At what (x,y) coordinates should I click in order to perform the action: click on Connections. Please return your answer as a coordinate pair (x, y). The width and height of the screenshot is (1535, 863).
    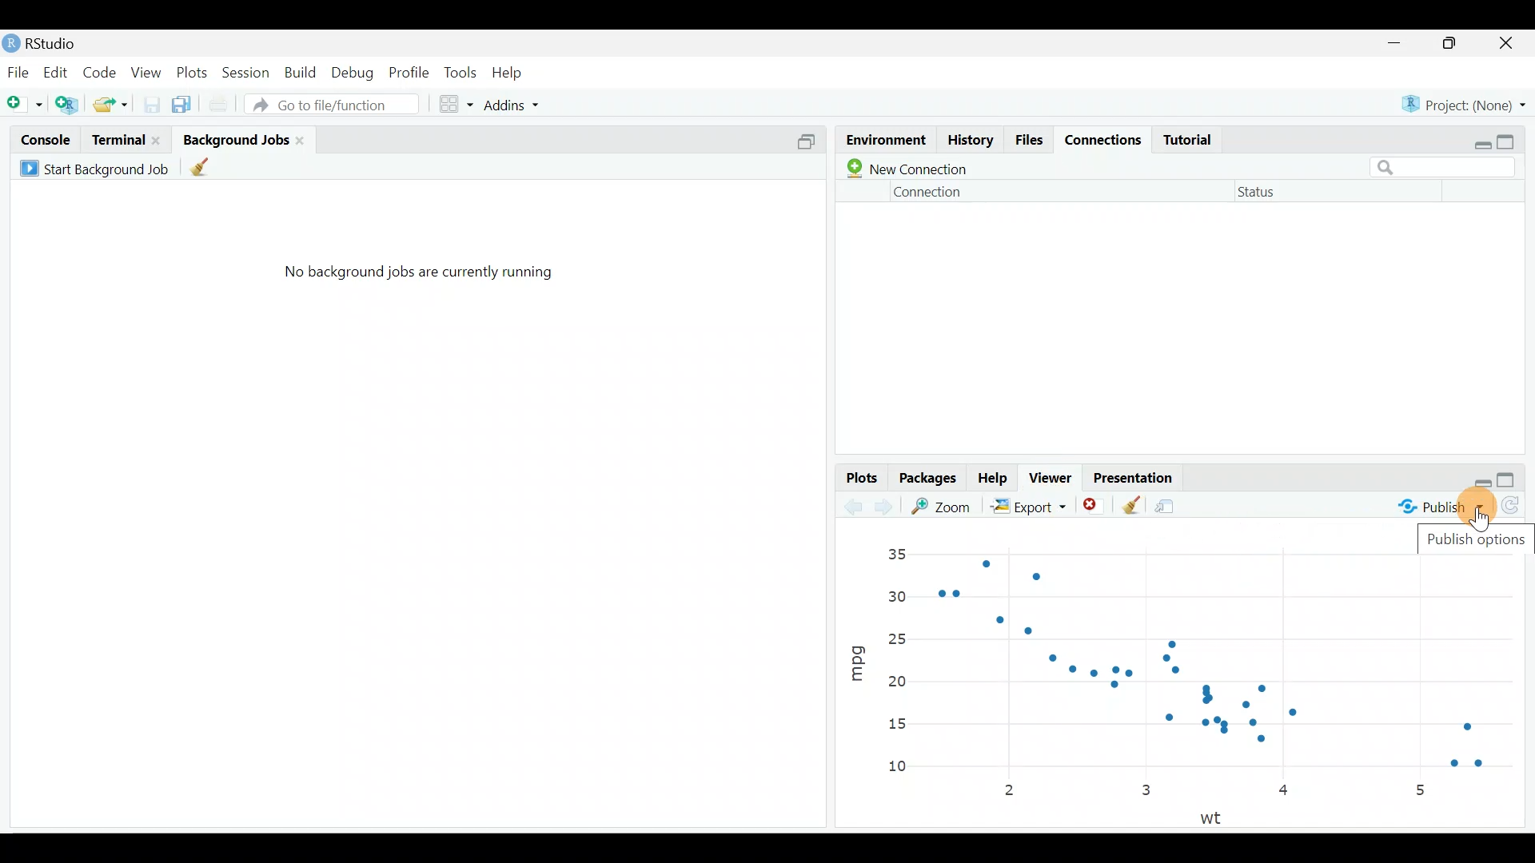
    Looking at the image, I should click on (1106, 141).